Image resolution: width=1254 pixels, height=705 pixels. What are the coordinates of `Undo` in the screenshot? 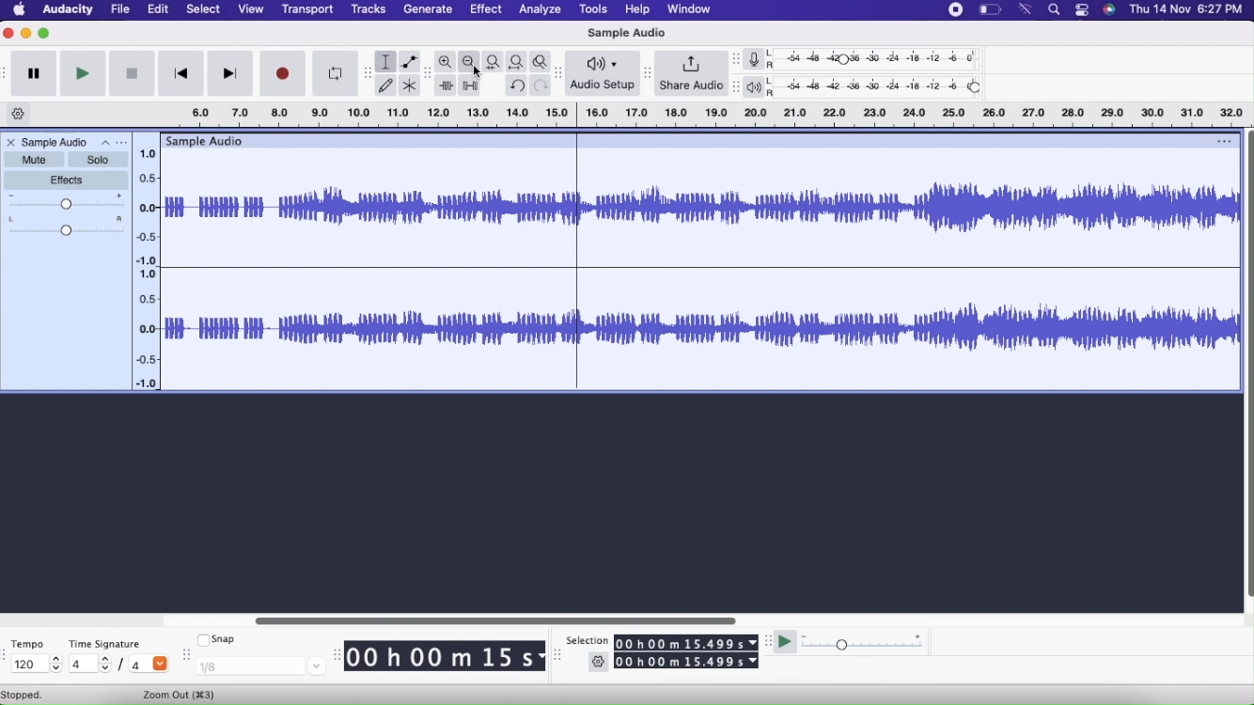 It's located at (516, 86).